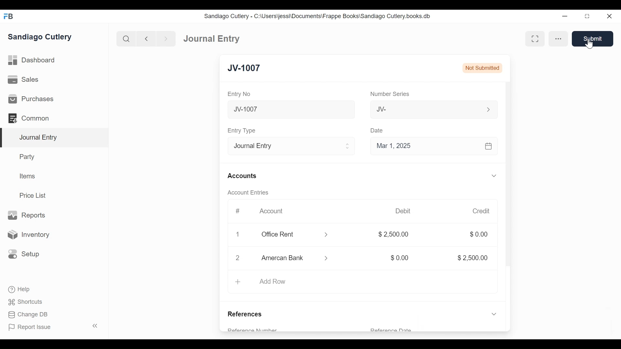 The height and width of the screenshot is (349, 621). Describe the element at coordinates (481, 211) in the screenshot. I see `Credit` at that location.